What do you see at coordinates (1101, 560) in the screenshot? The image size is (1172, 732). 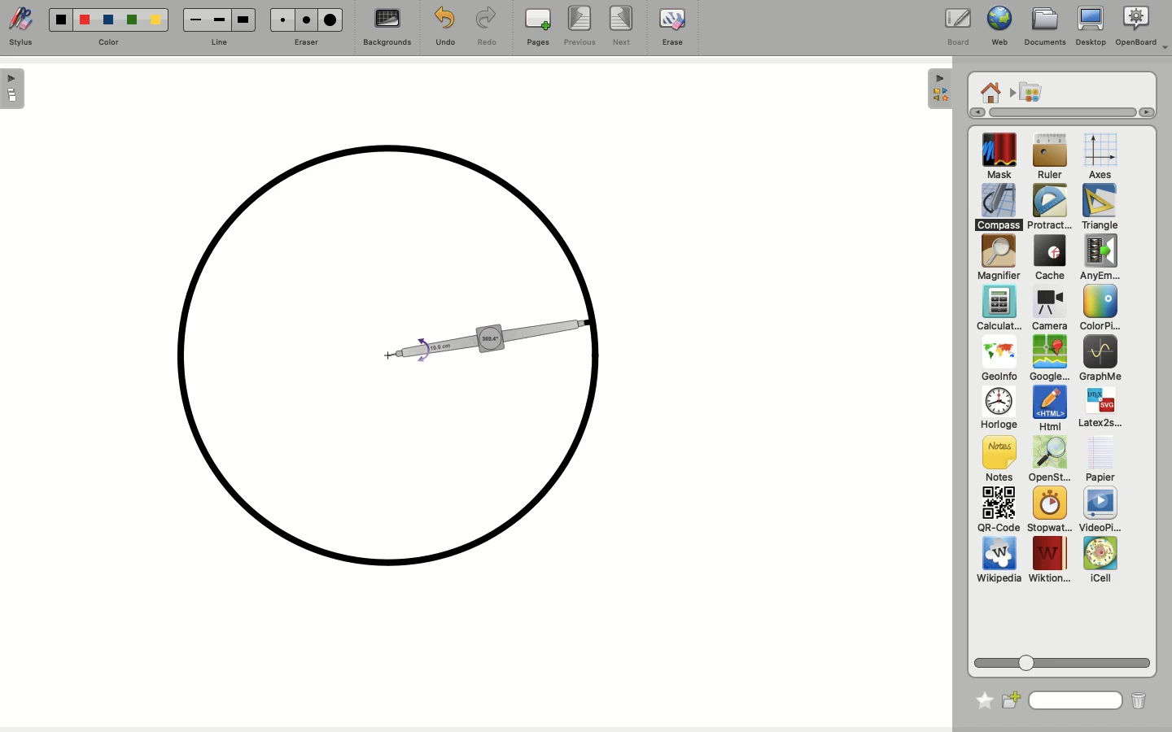 I see `iCell` at bounding box center [1101, 560].